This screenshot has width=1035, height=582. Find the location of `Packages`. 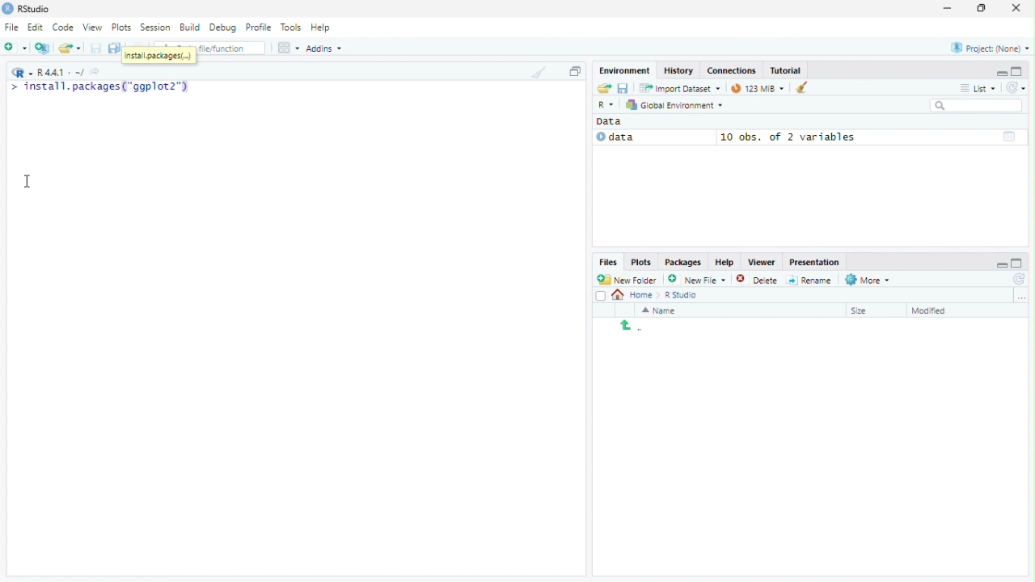

Packages is located at coordinates (683, 262).